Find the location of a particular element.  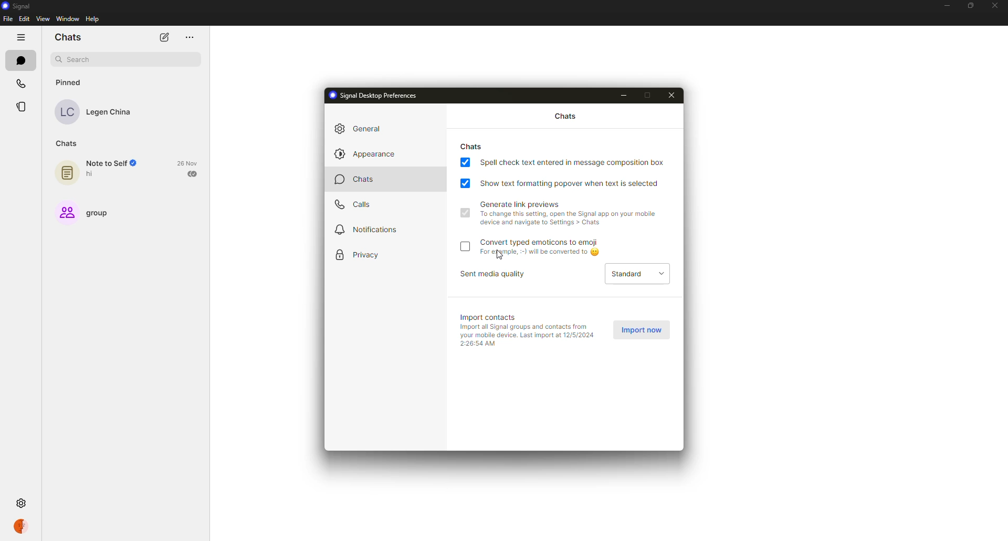

enabled is located at coordinates (467, 183).